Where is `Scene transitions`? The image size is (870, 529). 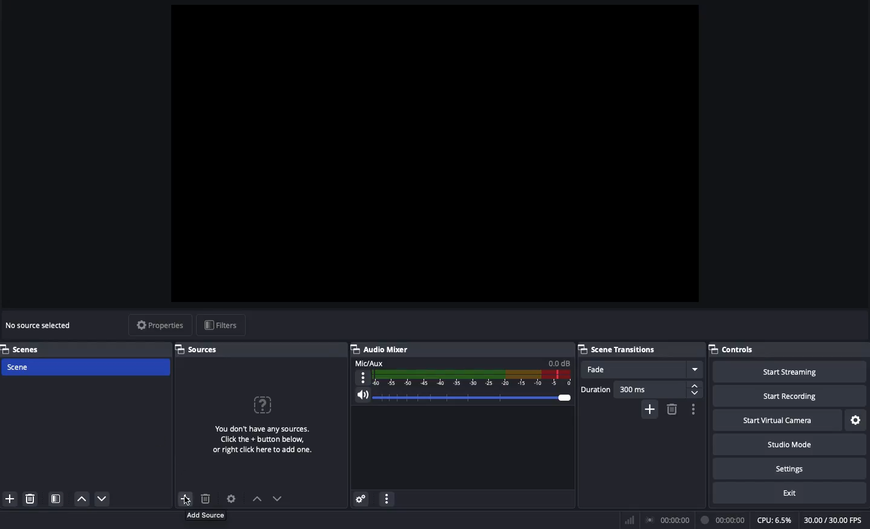
Scene transitions is located at coordinates (618, 350).